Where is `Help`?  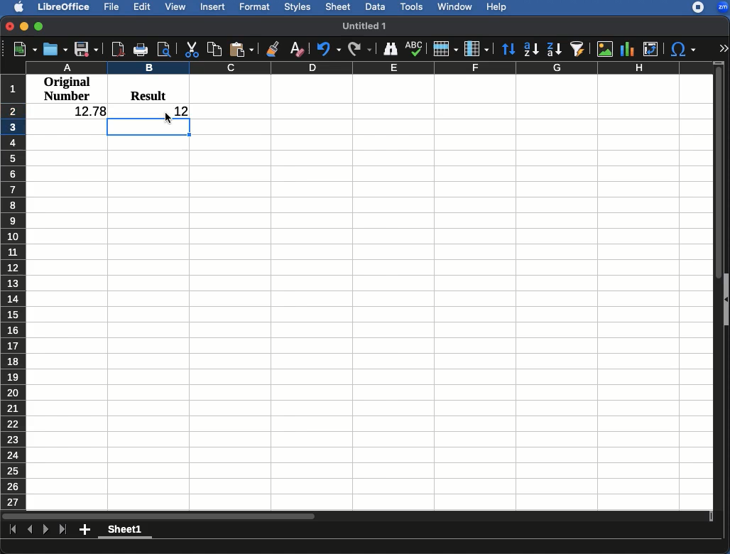
Help is located at coordinates (497, 8).